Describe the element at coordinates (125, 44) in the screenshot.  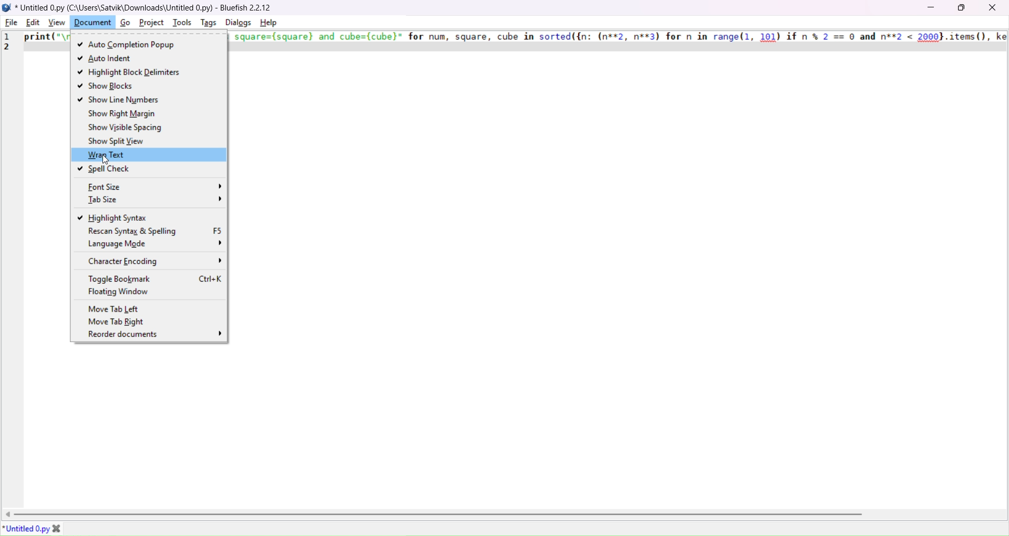
I see `auto completion popup` at that location.